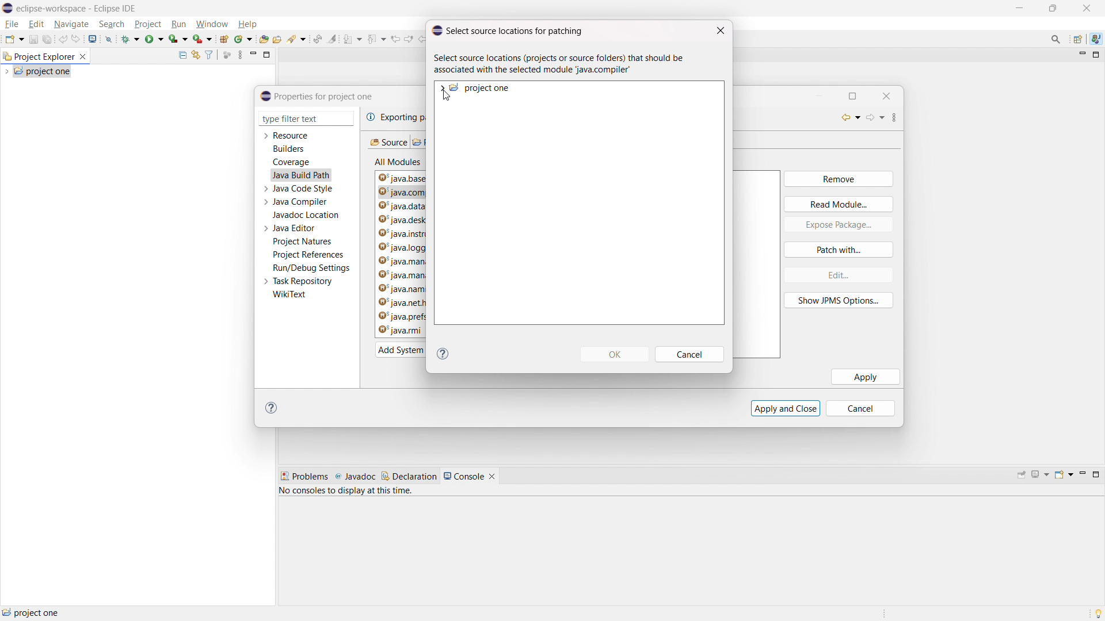 Image resolution: width=1105 pixels, height=621 pixels. What do you see at coordinates (1096, 55) in the screenshot?
I see `maximize` at bounding box center [1096, 55].